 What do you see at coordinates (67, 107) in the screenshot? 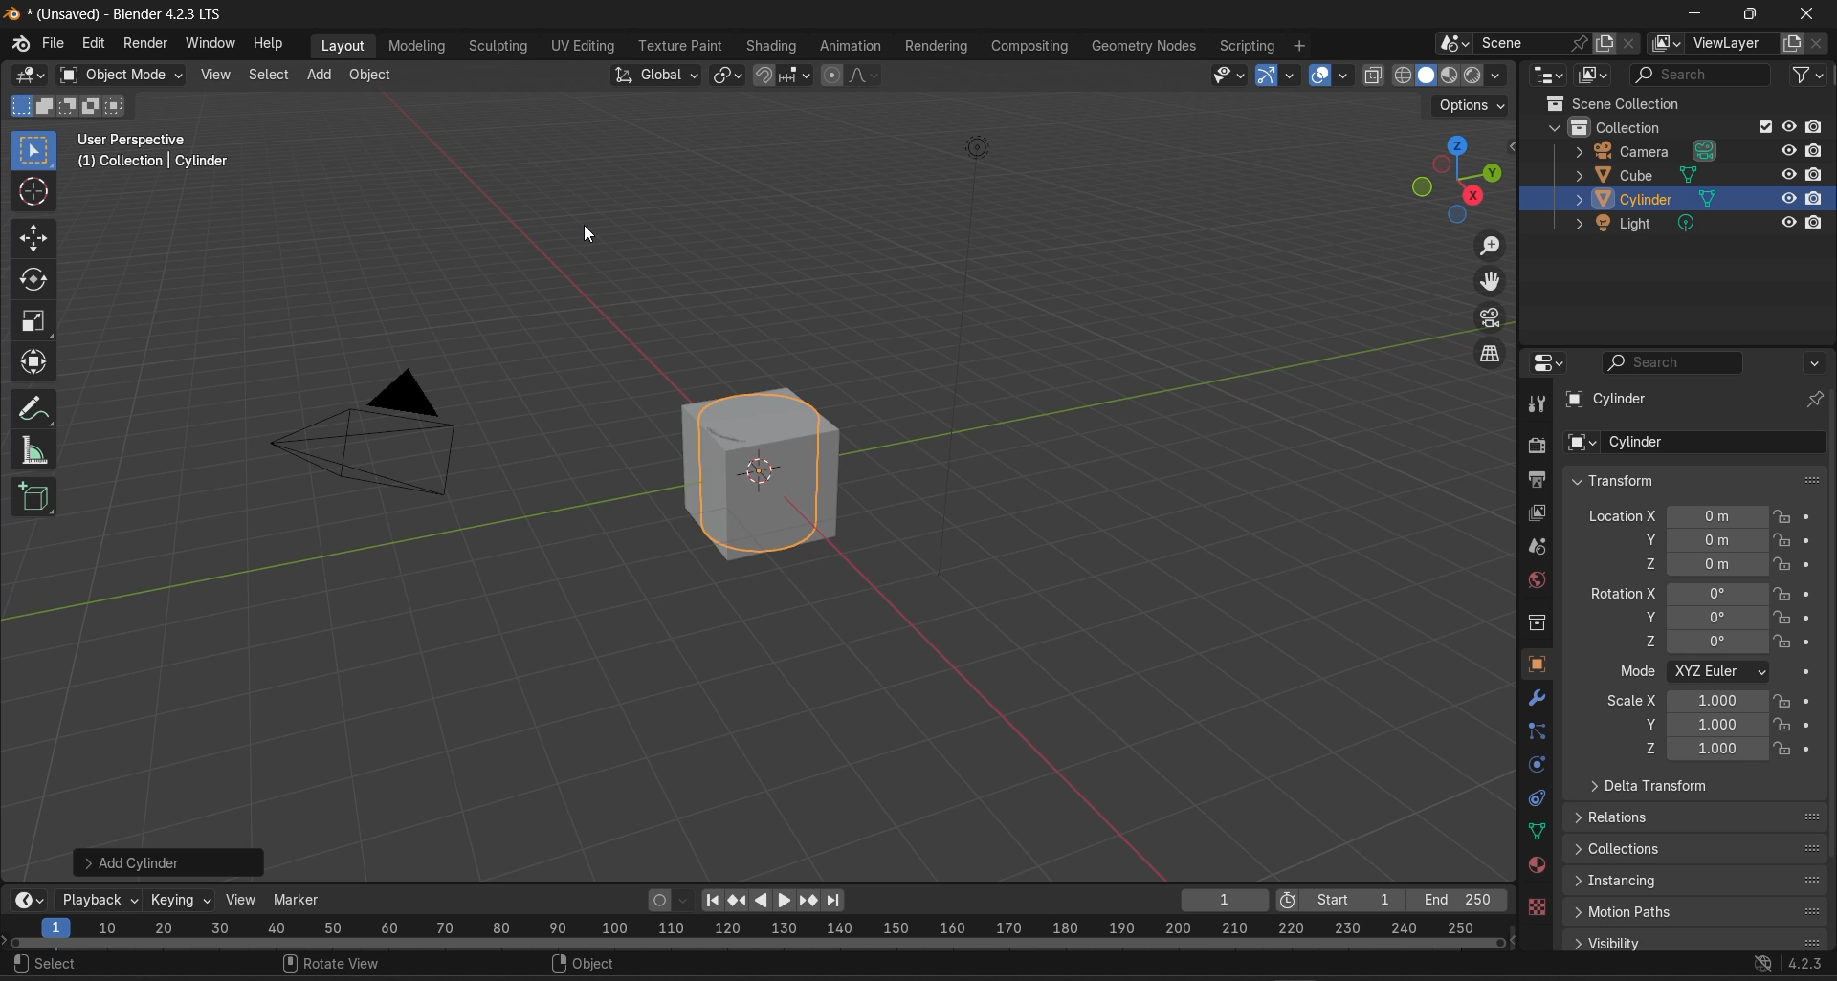
I see `mode: subtract existing selection` at bounding box center [67, 107].